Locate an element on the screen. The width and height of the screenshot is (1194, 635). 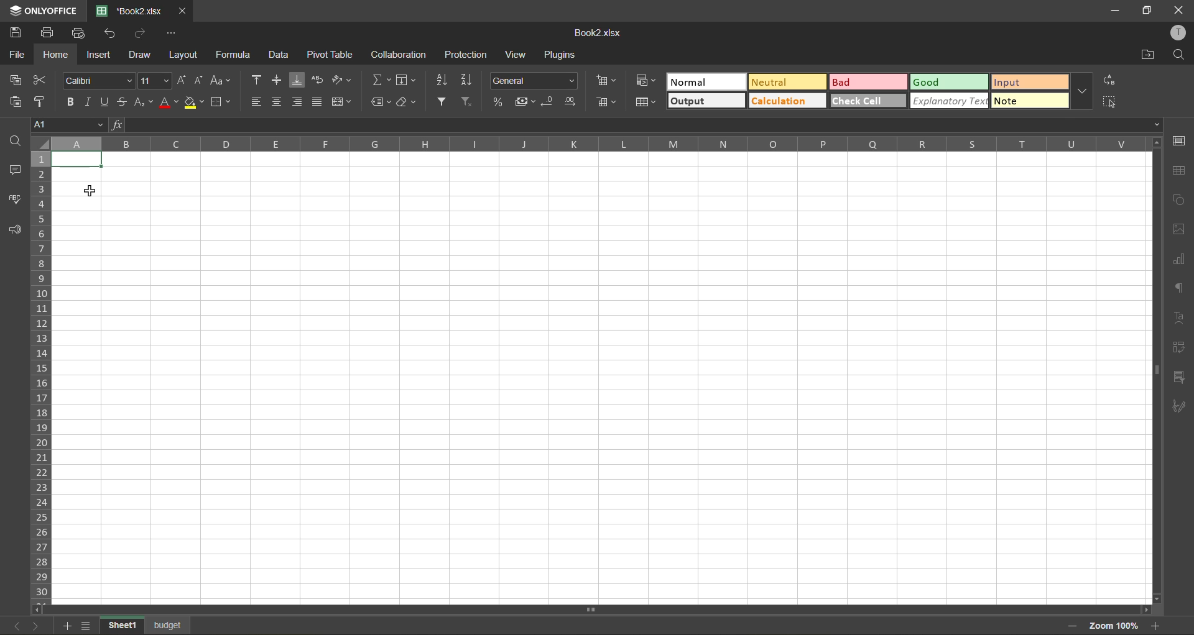
open location is located at coordinates (1148, 54).